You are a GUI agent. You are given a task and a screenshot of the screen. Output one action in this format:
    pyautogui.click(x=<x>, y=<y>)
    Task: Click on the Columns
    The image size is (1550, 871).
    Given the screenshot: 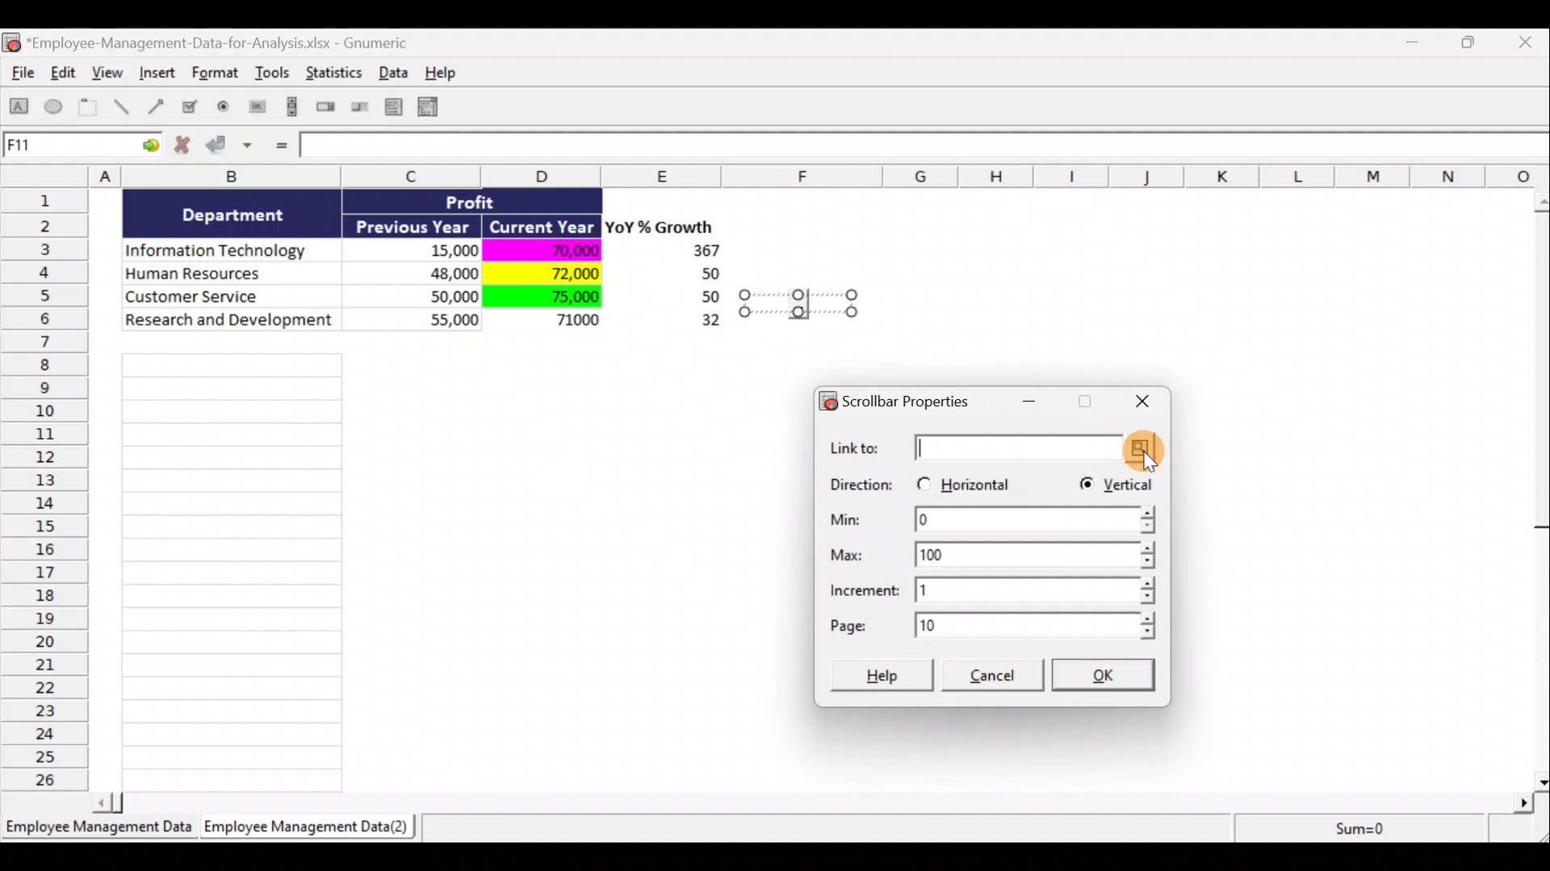 What is the action you would take?
    pyautogui.click(x=781, y=176)
    